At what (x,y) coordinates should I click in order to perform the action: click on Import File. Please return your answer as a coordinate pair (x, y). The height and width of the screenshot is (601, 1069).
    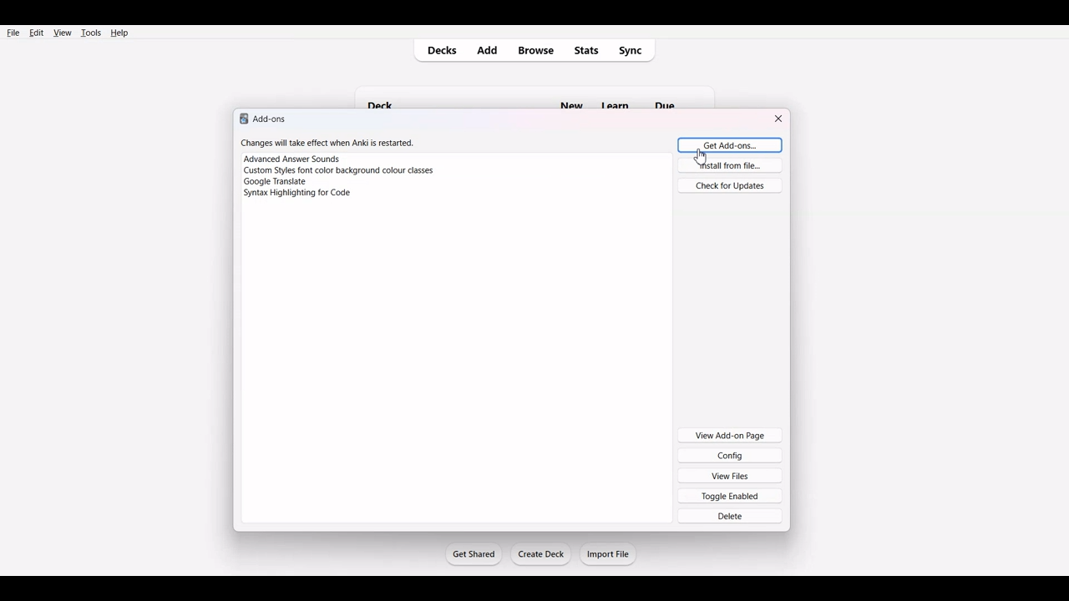
    Looking at the image, I should click on (609, 553).